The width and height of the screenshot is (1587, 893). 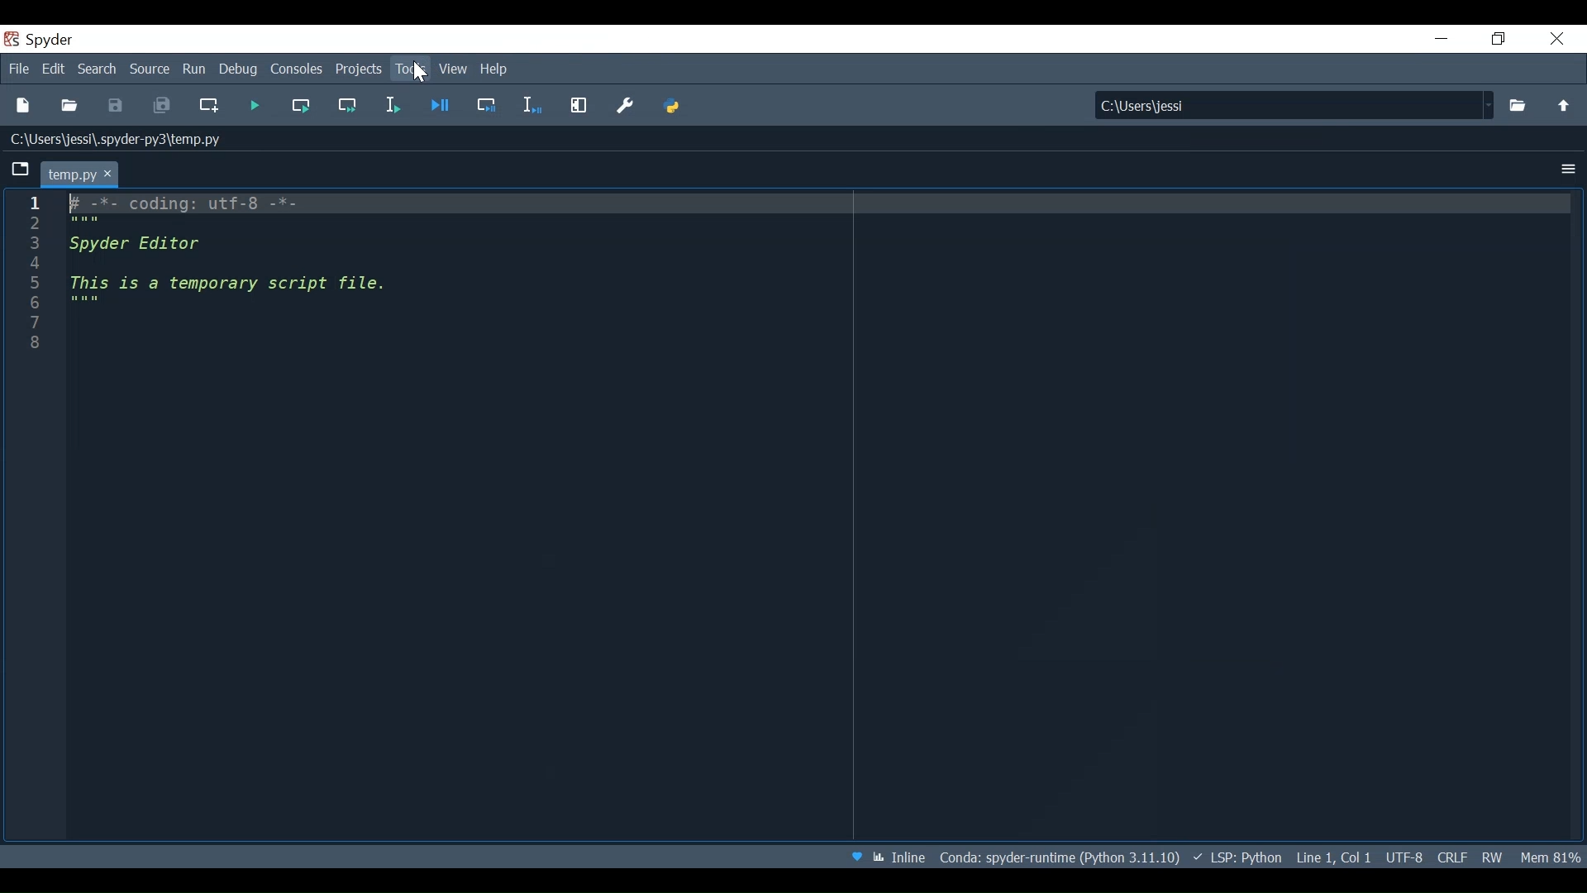 I want to click on Move up, so click(x=1561, y=104).